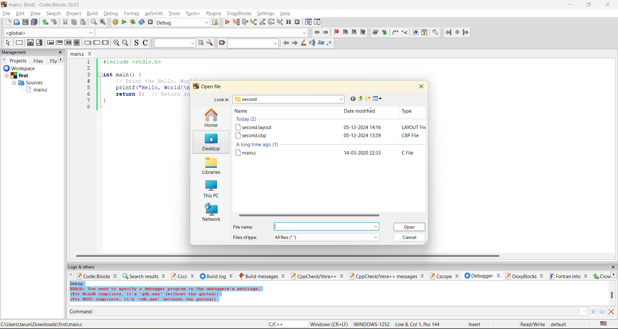 Image resolution: width=618 pixels, height=329 pixels. I want to click on close, so click(164, 276).